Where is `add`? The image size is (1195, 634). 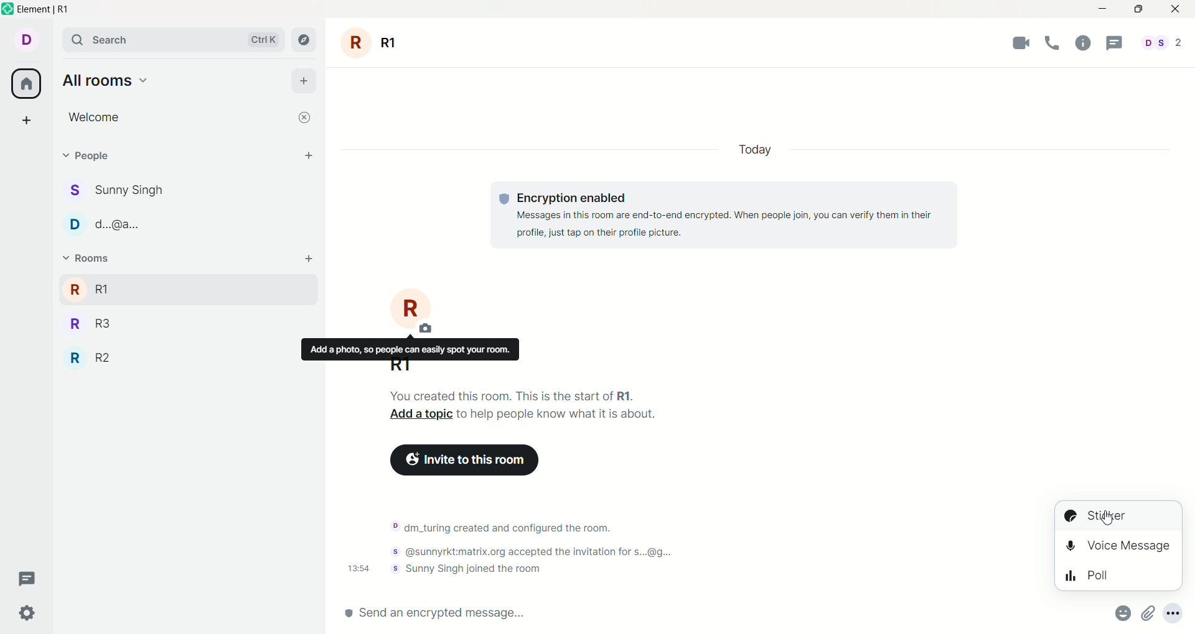 add is located at coordinates (309, 259).